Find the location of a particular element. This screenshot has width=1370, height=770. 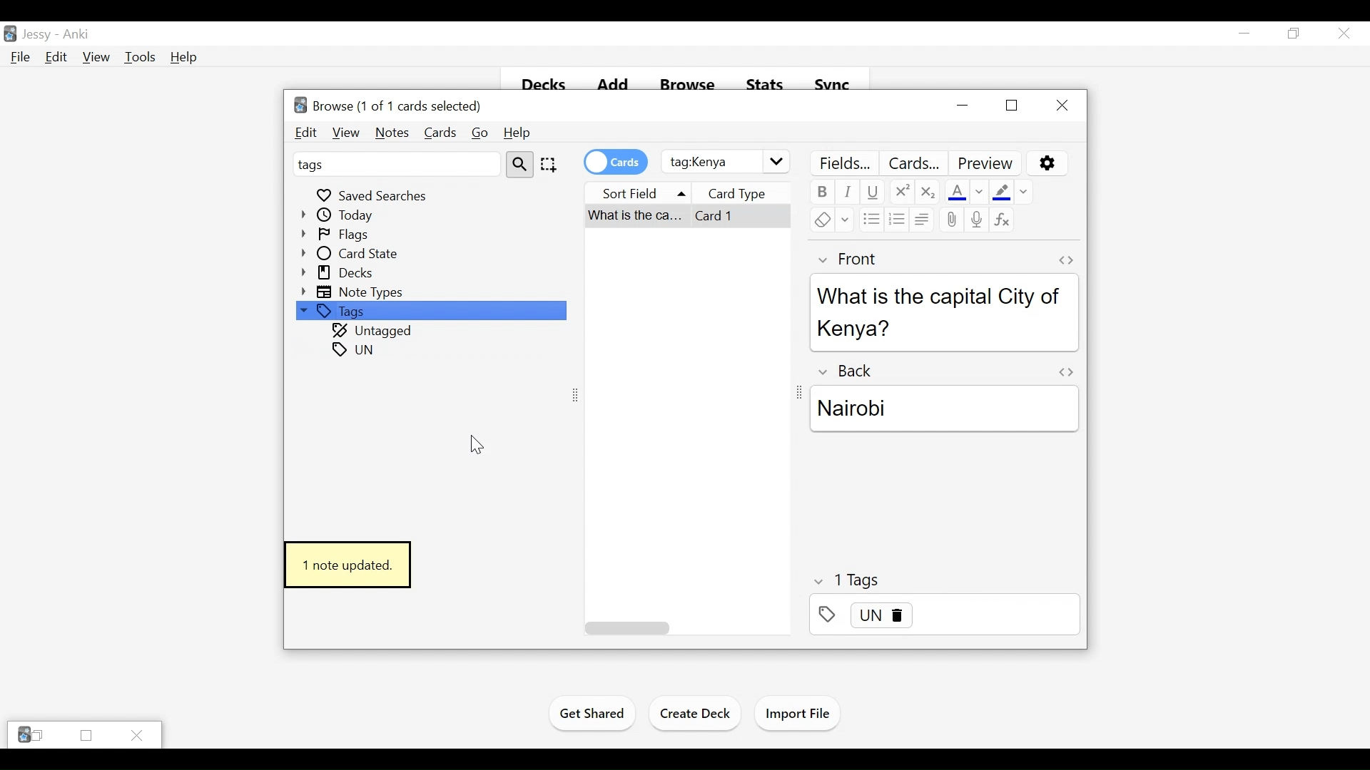

Toggle HTML Editor is located at coordinates (1065, 260).